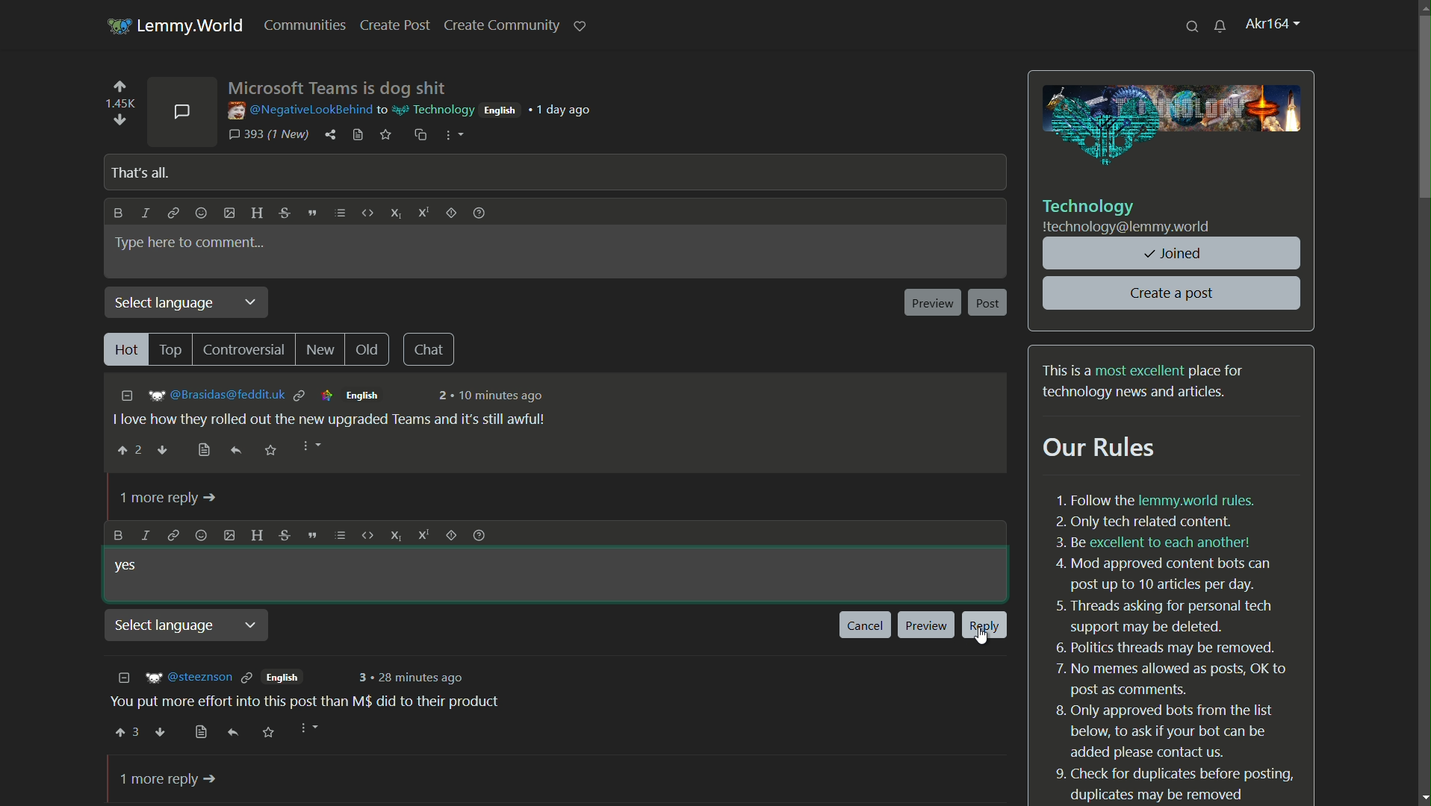 Image resolution: width=1431 pixels, height=806 pixels. What do you see at coordinates (119, 534) in the screenshot?
I see `bold` at bounding box center [119, 534].